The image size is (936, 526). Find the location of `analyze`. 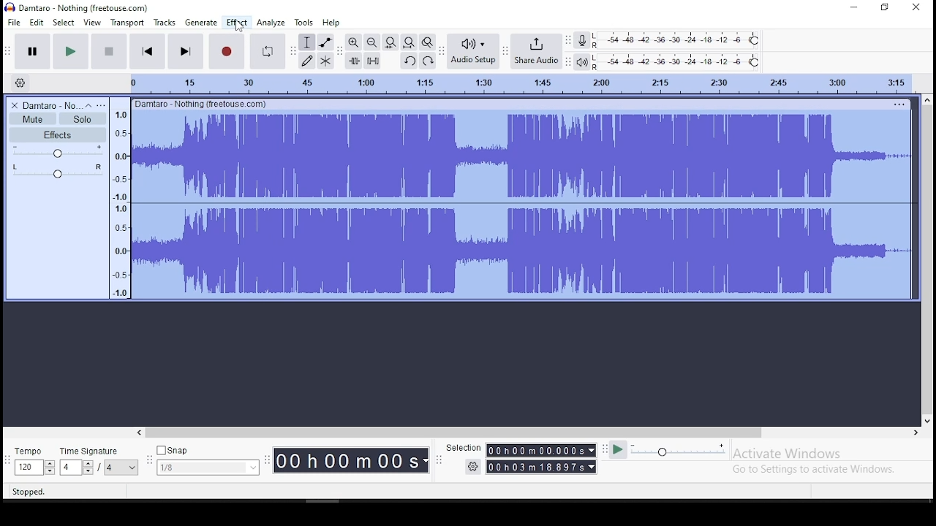

analyze is located at coordinates (271, 23).